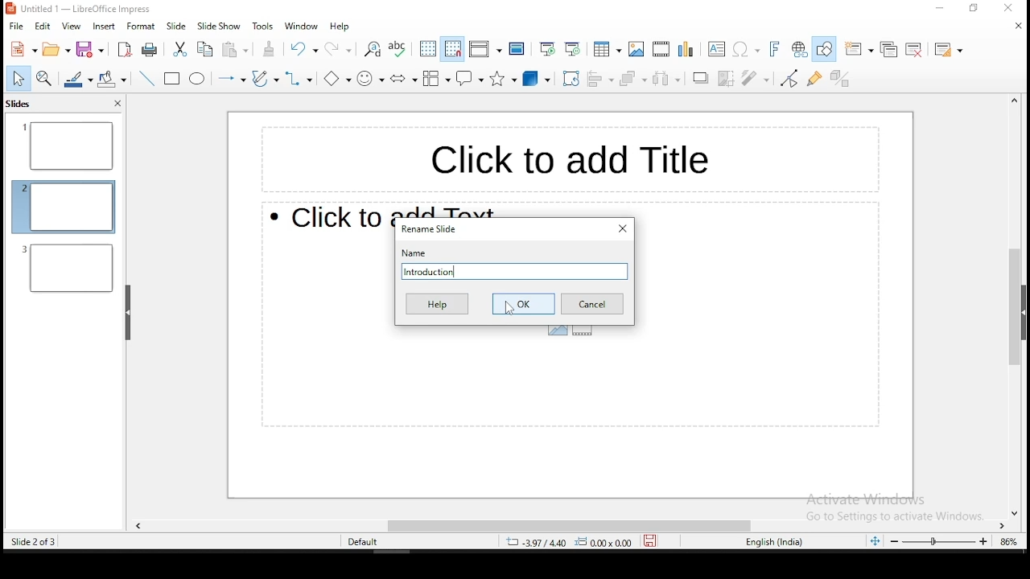 This screenshot has width=1030, height=579. Describe the element at coordinates (634, 79) in the screenshot. I see `arrange` at that location.